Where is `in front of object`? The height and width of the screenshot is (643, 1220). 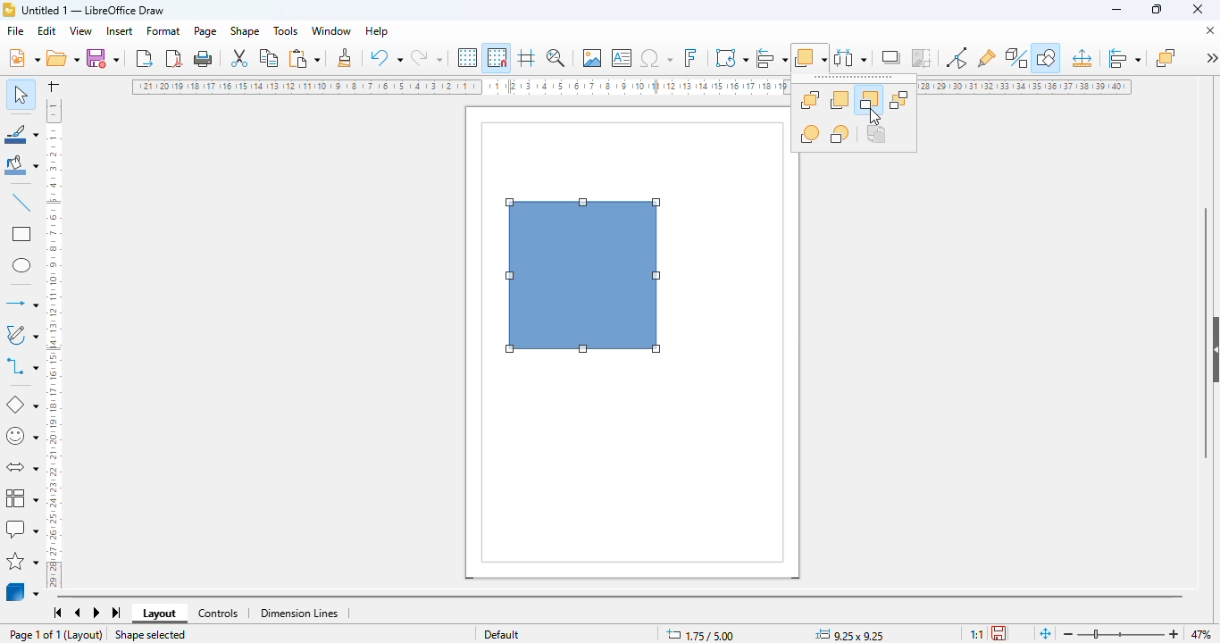 in front of object is located at coordinates (810, 134).